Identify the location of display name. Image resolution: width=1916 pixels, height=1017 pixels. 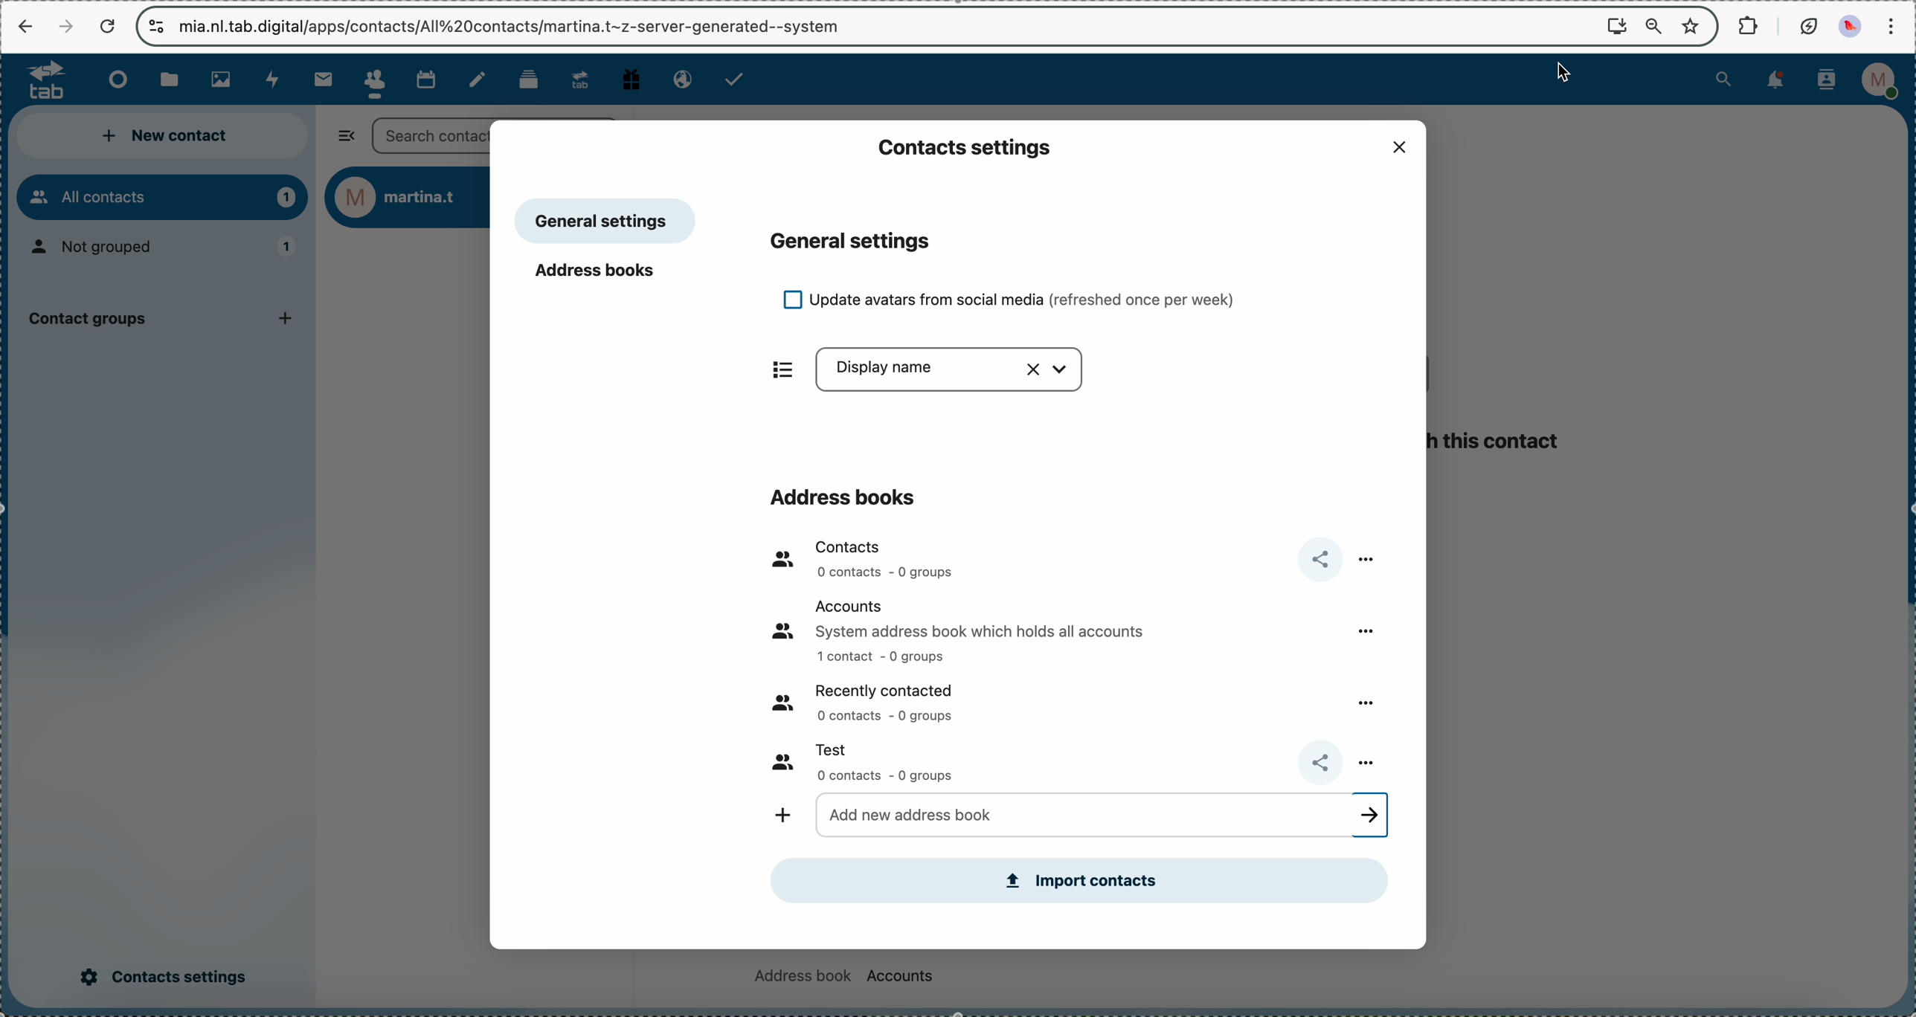
(952, 372).